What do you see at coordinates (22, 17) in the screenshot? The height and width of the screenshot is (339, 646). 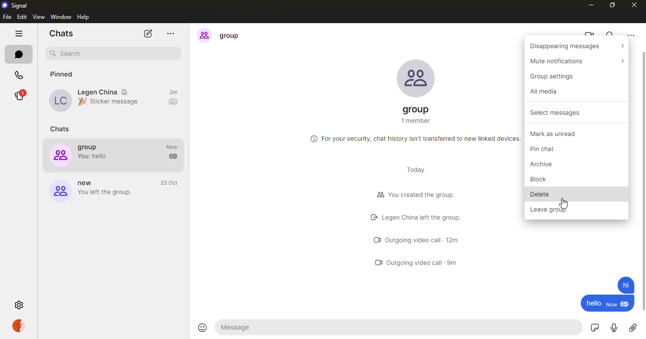 I see `edit` at bounding box center [22, 17].